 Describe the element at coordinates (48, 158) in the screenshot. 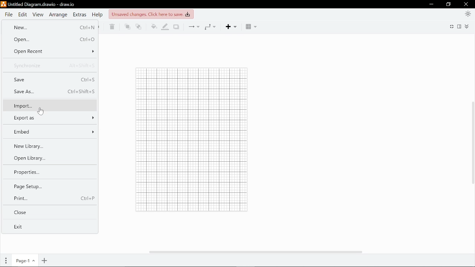

I see `Open library` at that location.